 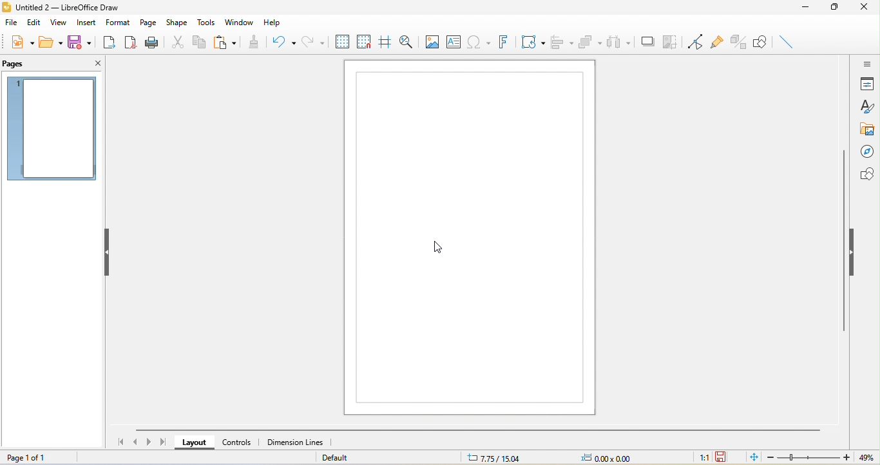 What do you see at coordinates (647, 42) in the screenshot?
I see `shadow` at bounding box center [647, 42].